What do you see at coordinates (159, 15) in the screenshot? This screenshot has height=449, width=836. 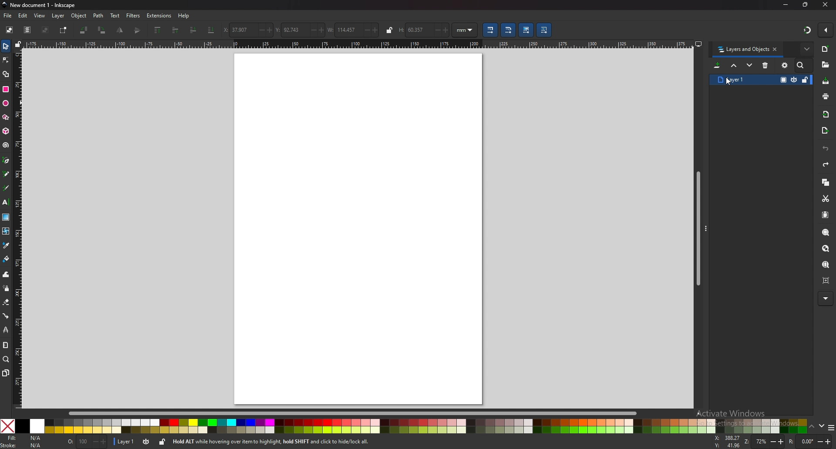 I see `extensions` at bounding box center [159, 15].